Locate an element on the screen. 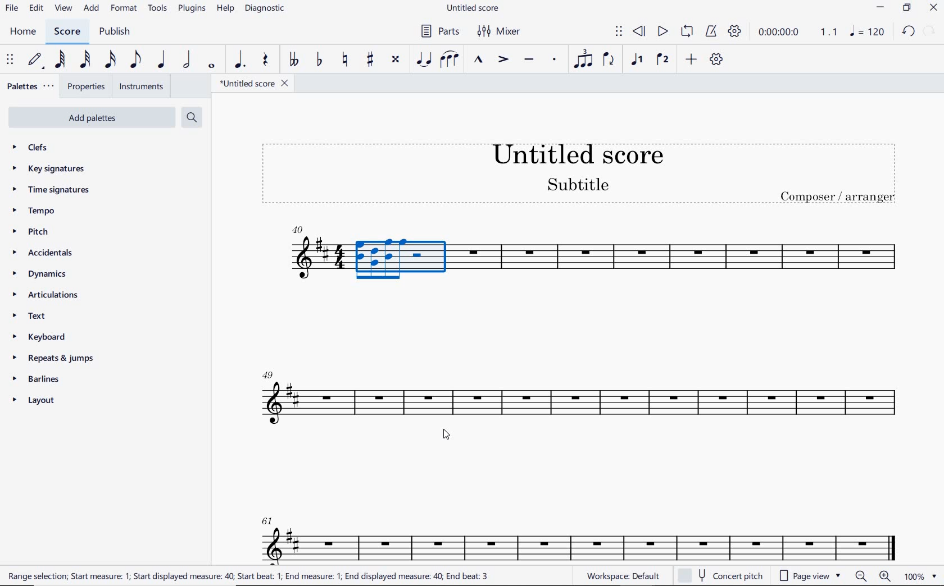 The height and width of the screenshot is (586, 944). MIXER is located at coordinates (500, 31).